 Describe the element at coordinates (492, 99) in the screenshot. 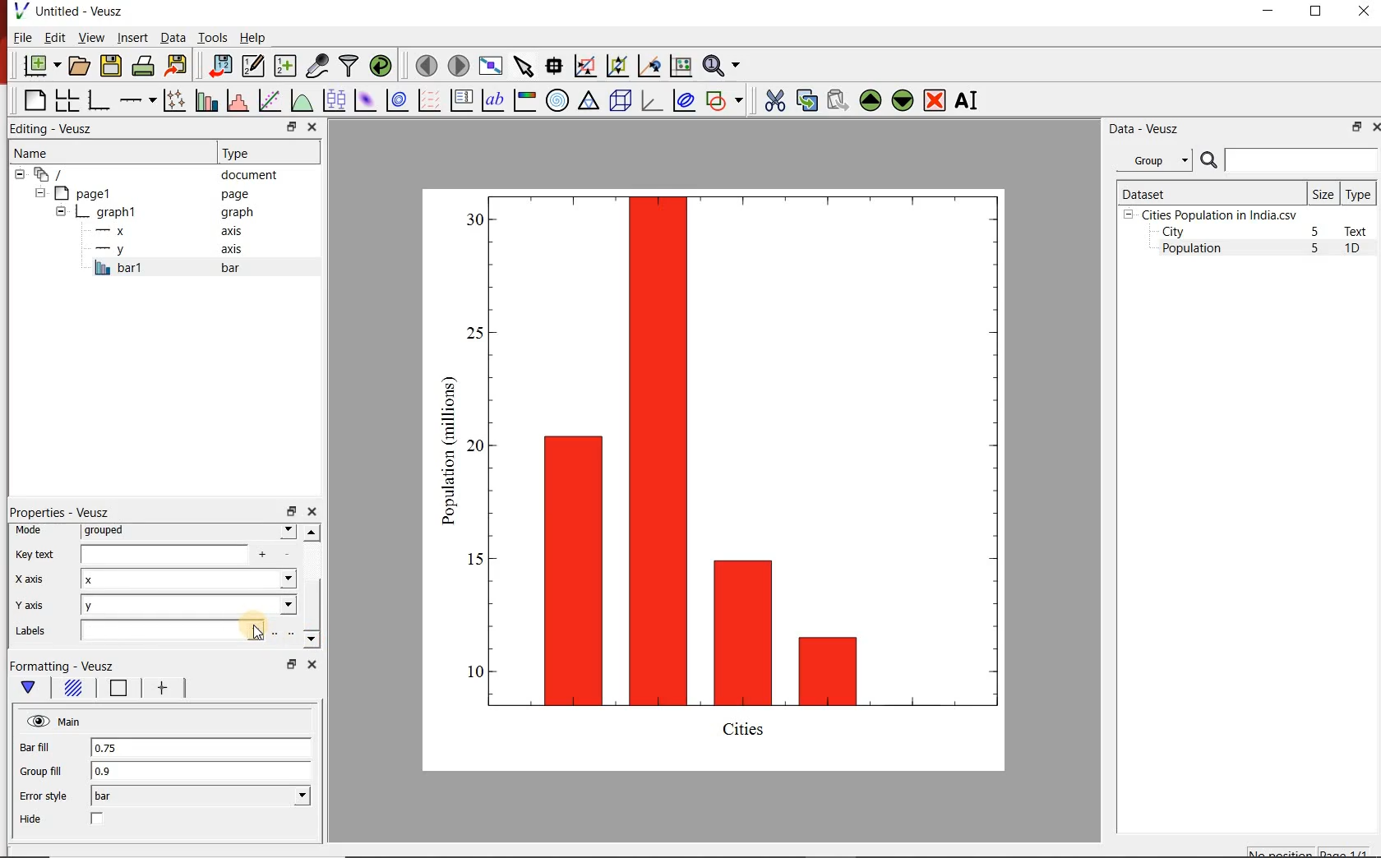

I see `text label` at that location.